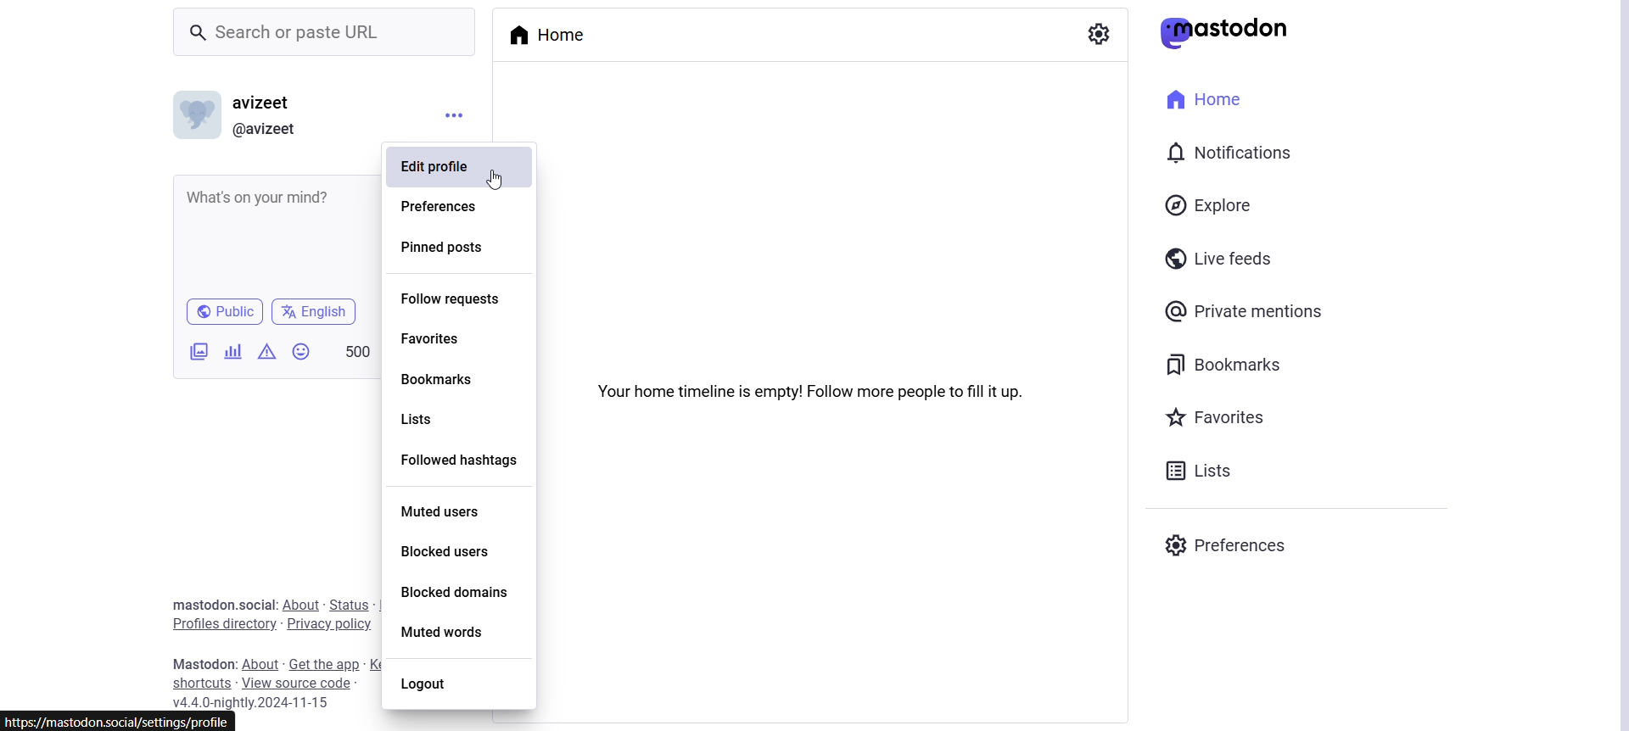 The width and height of the screenshot is (1629, 731). What do you see at coordinates (300, 351) in the screenshot?
I see `Insert Emoji` at bounding box center [300, 351].